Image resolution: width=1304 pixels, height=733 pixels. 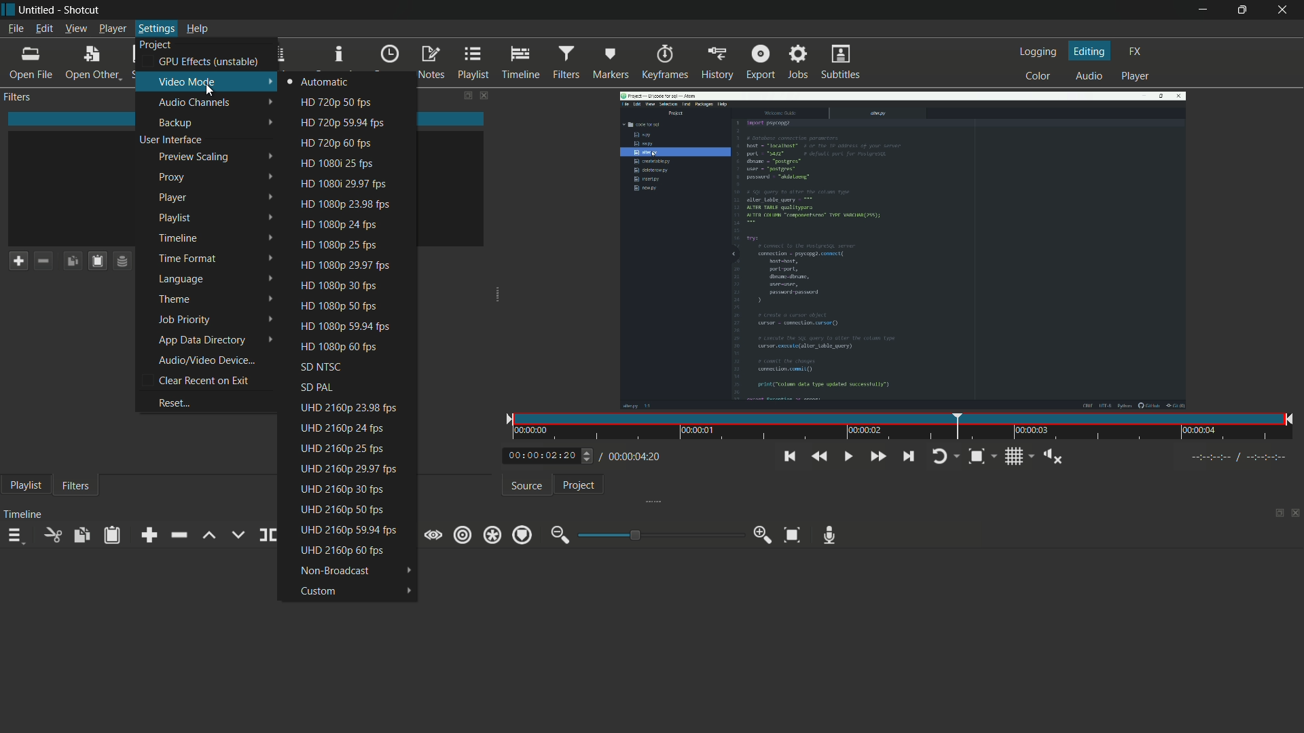 I want to click on timeline, so click(x=521, y=63).